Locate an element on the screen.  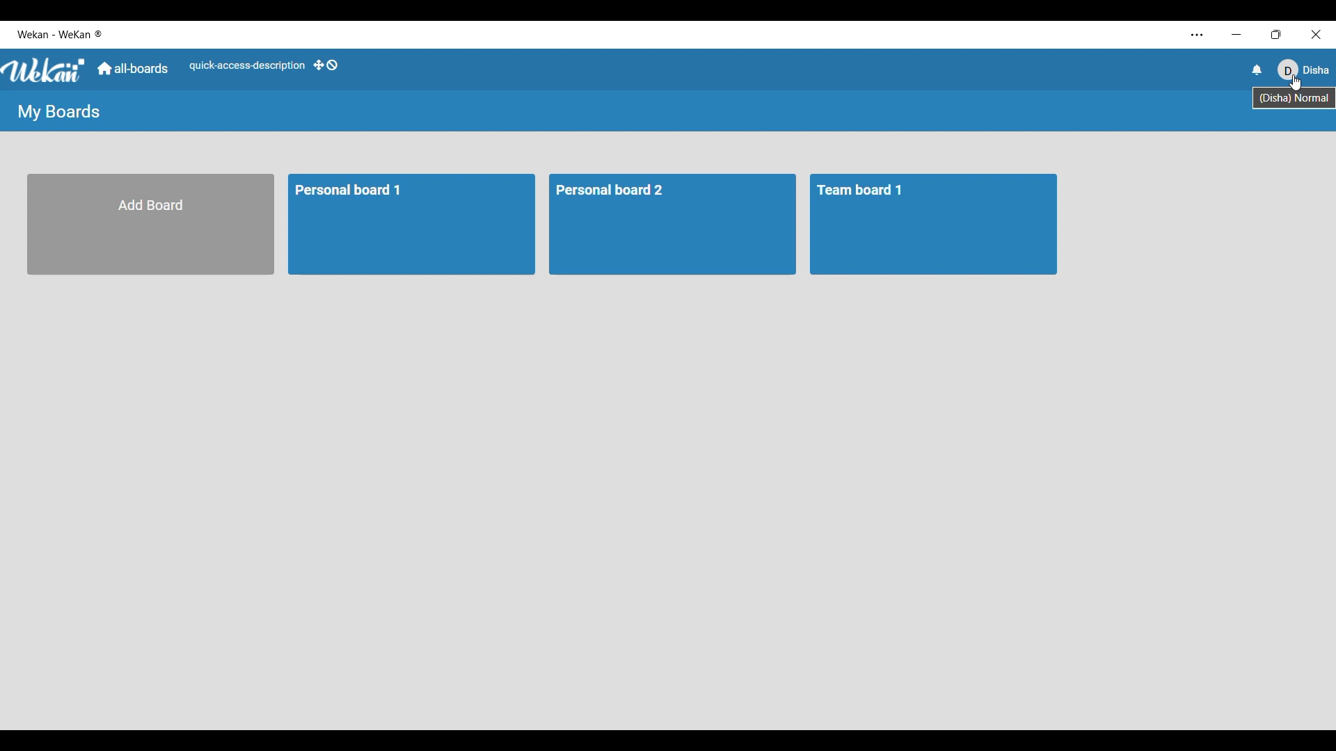
My Boards is located at coordinates (58, 112).